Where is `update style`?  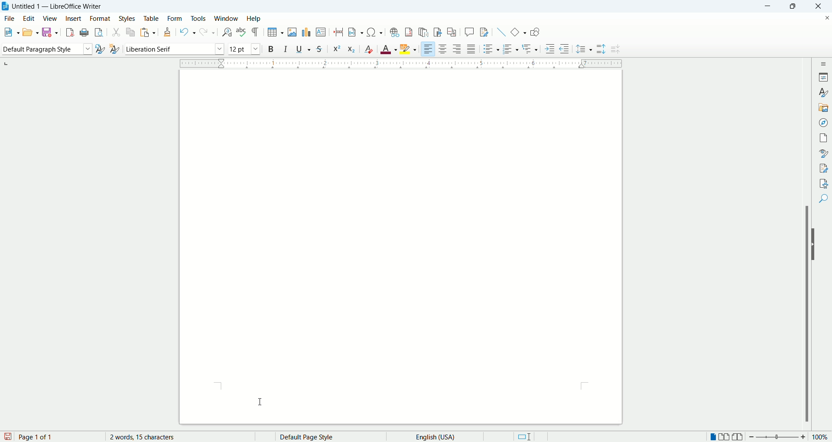 update style is located at coordinates (100, 49).